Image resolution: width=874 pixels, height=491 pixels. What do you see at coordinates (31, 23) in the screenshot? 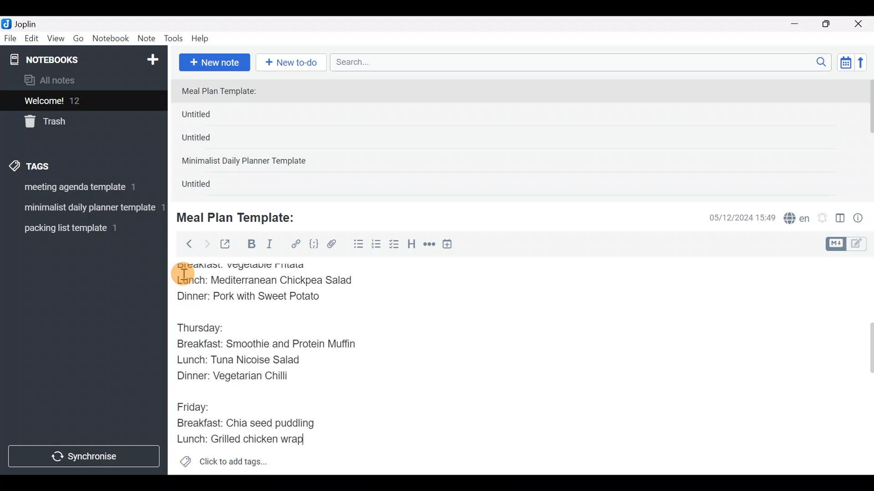
I see `Joplin` at bounding box center [31, 23].